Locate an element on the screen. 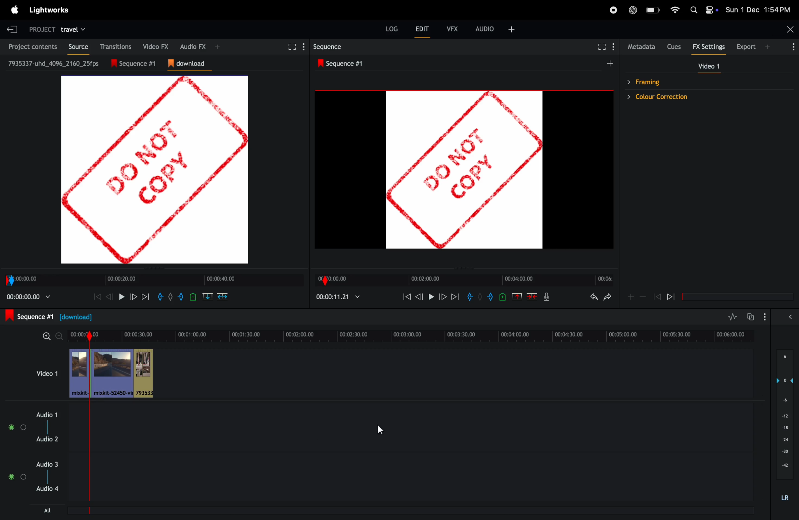 The width and height of the screenshot is (799, 520). Watermark is located at coordinates (154, 170).